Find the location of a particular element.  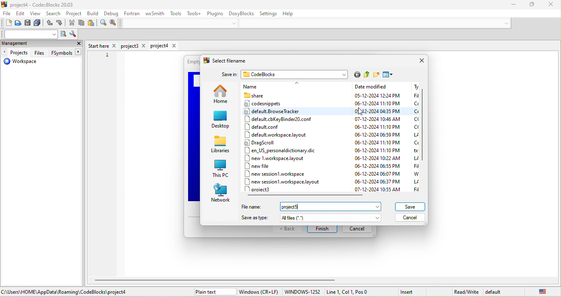

text to search is located at coordinates (30, 34).